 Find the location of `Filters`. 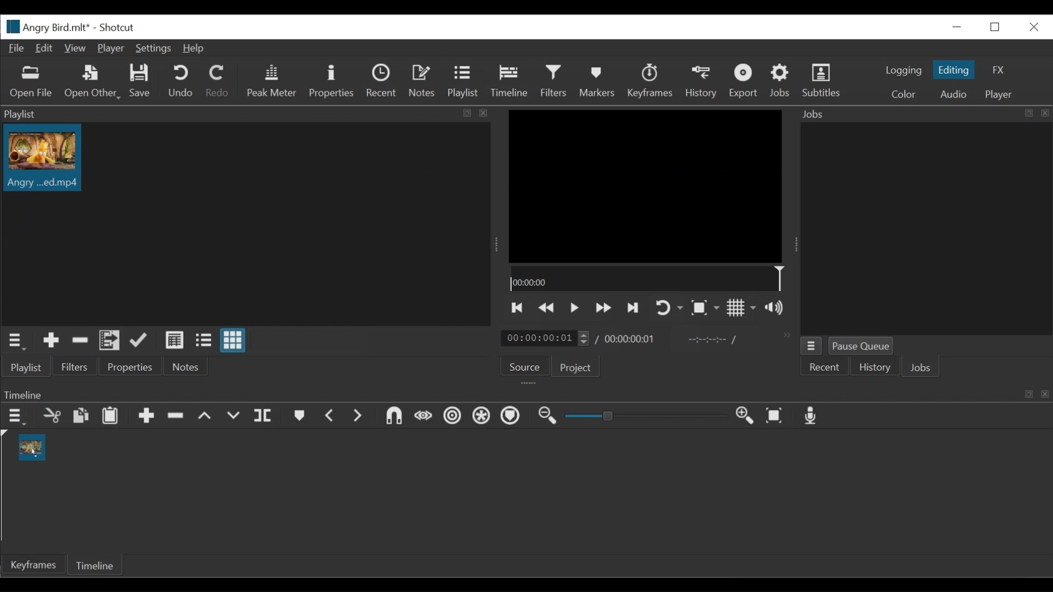

Filters is located at coordinates (73, 367).